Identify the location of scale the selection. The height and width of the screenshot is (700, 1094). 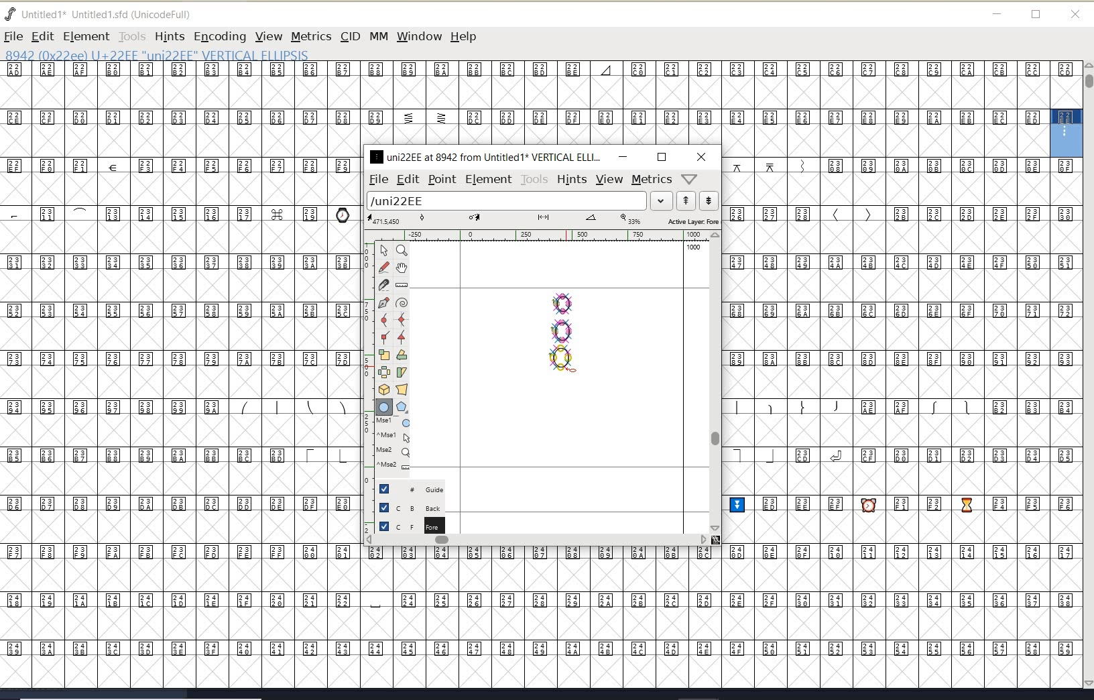
(384, 355).